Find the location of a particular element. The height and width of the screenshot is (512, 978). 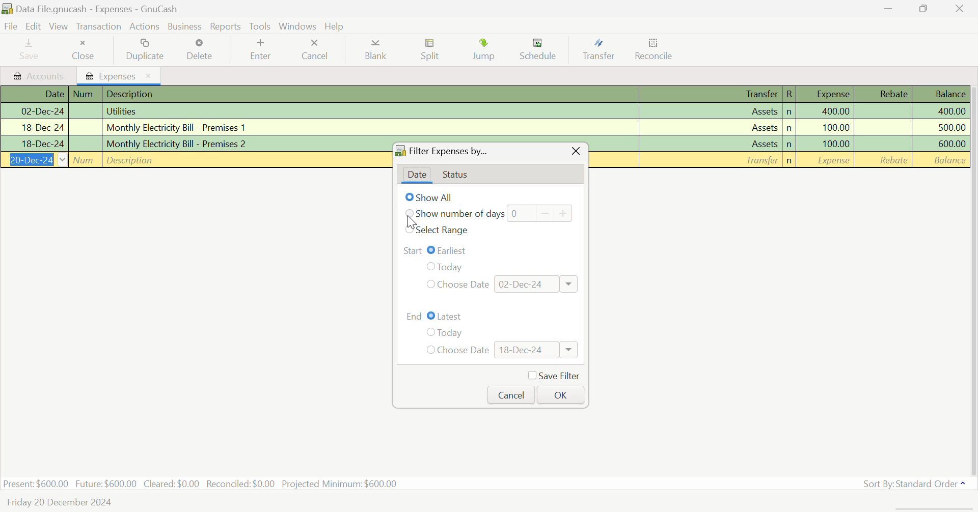

Friday 20 December 2024 is located at coordinates (62, 501).